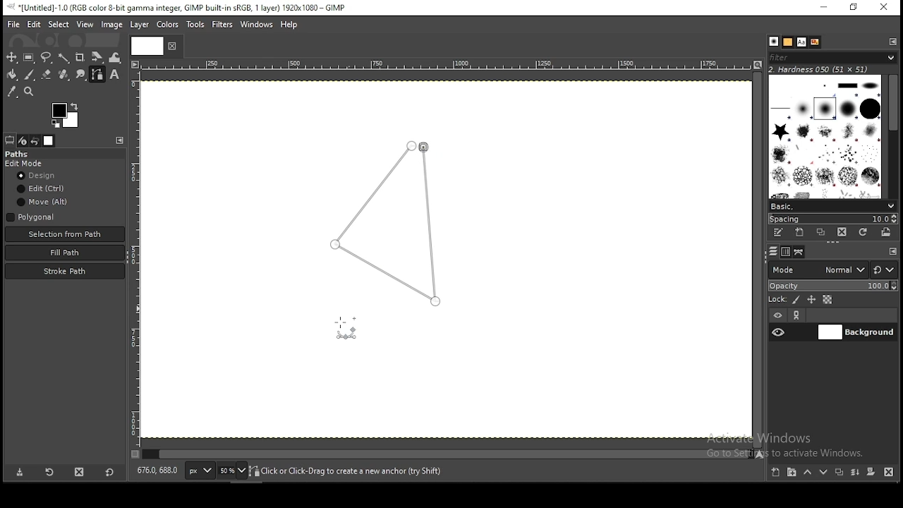 This screenshot has width=903, height=508. What do you see at coordinates (445, 66) in the screenshot?
I see `horizontal scale` at bounding box center [445, 66].